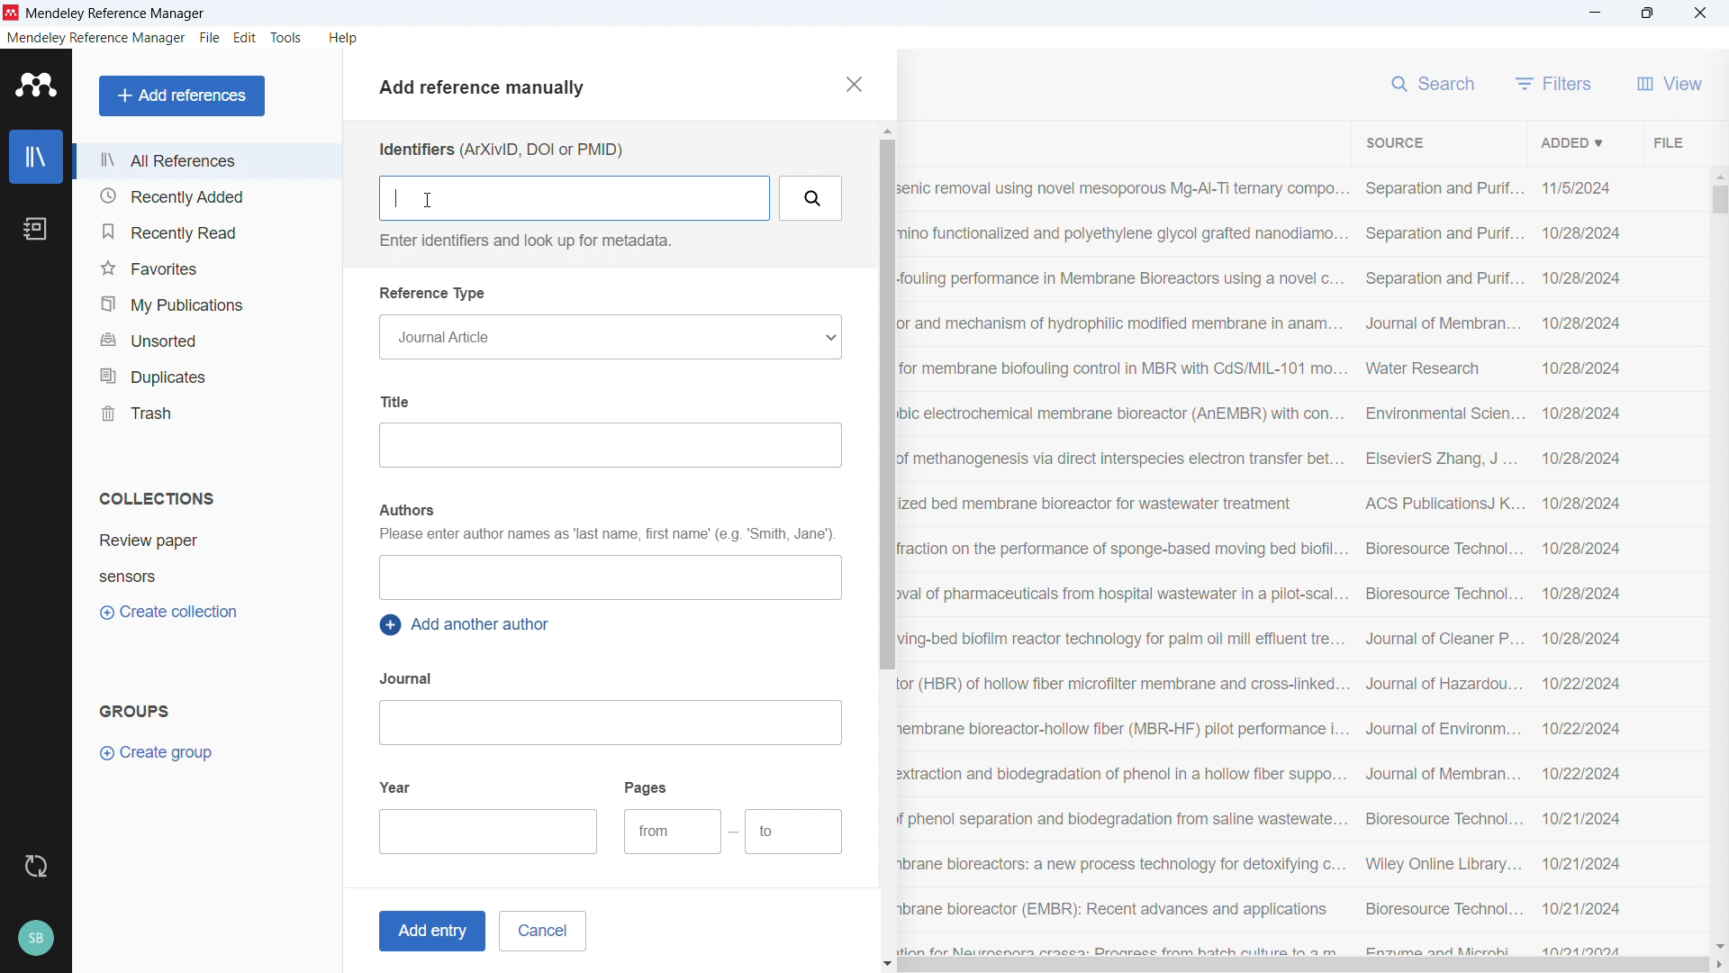  What do you see at coordinates (576, 197) in the screenshot?
I see `Box selected` at bounding box center [576, 197].